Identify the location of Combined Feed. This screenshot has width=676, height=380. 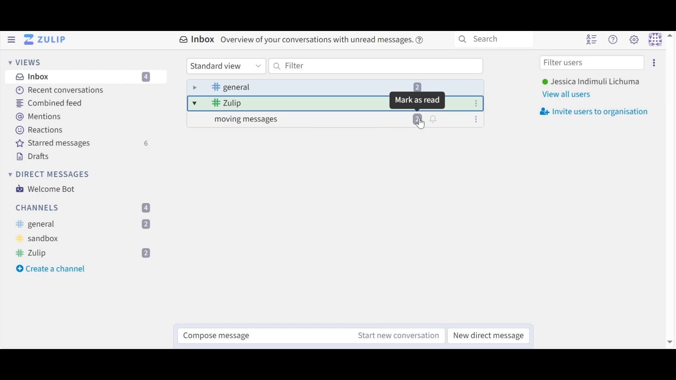
(51, 103).